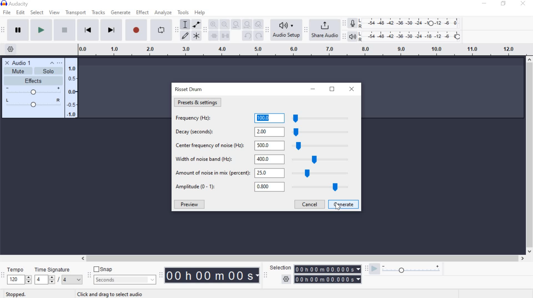  I want to click on Fit project to width, so click(246, 24).